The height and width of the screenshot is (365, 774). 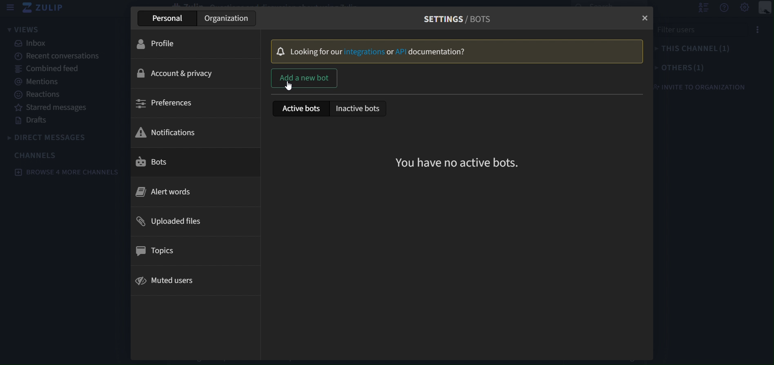 What do you see at coordinates (365, 51) in the screenshot?
I see `Integration` at bounding box center [365, 51].